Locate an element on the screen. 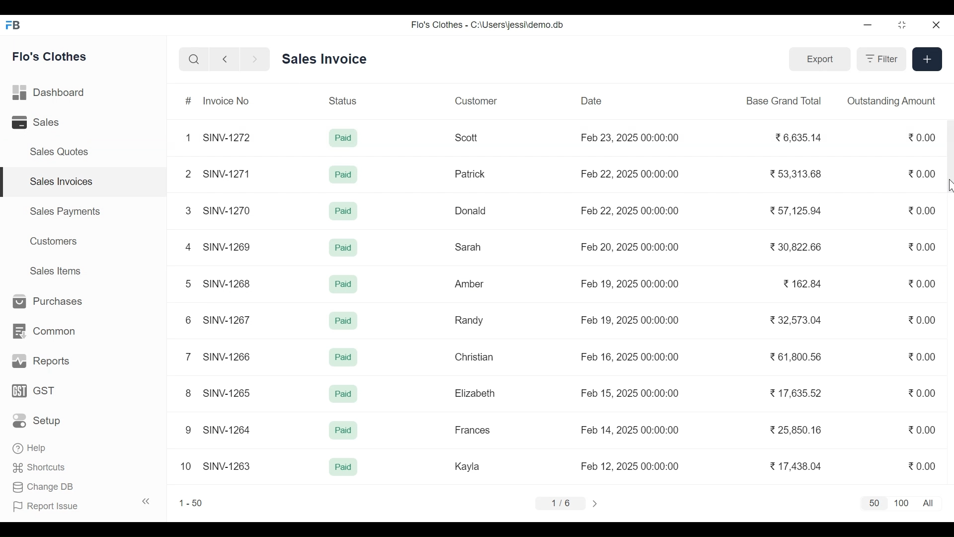 The width and height of the screenshot is (954, 537). Flo's Clothes - C:\Users\jessi\demo.db is located at coordinates (489, 24).